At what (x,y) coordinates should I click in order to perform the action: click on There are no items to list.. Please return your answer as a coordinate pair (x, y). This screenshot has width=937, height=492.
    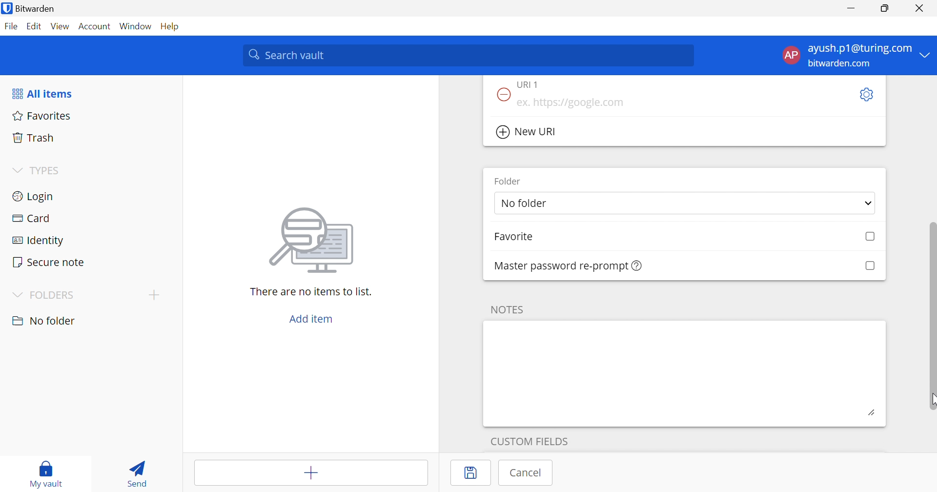
    Looking at the image, I should click on (312, 291).